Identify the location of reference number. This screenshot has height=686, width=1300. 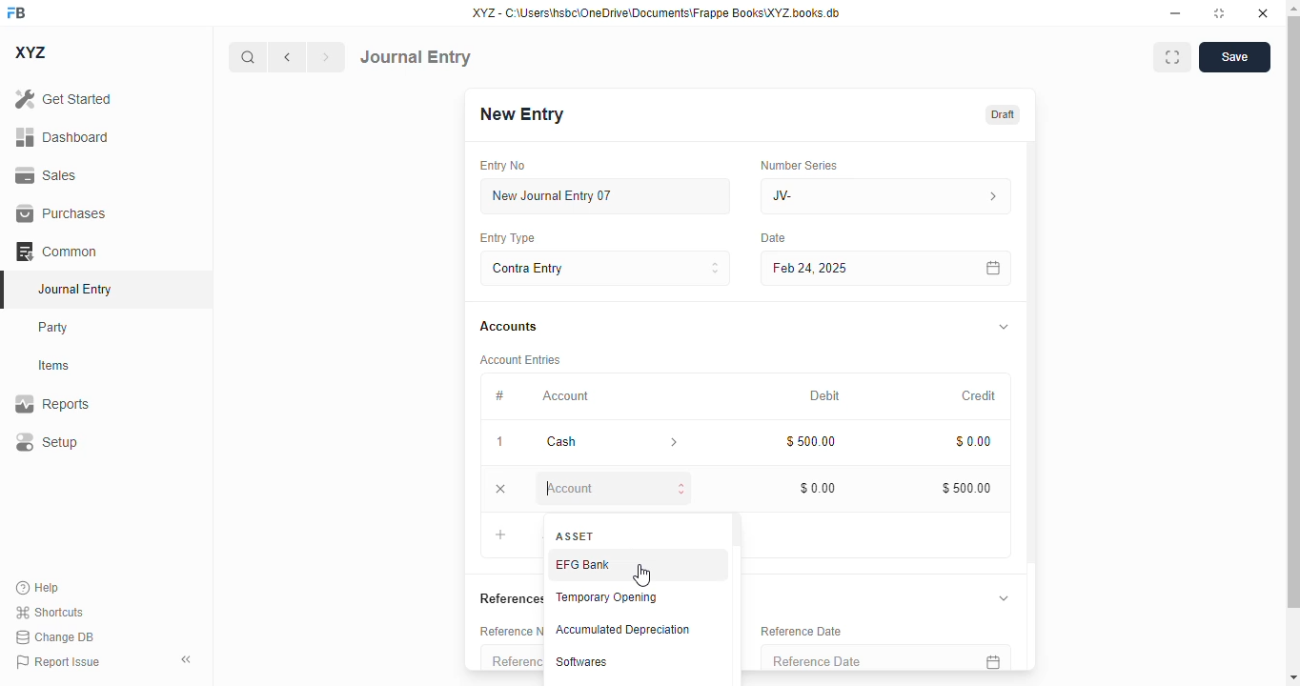
(512, 656).